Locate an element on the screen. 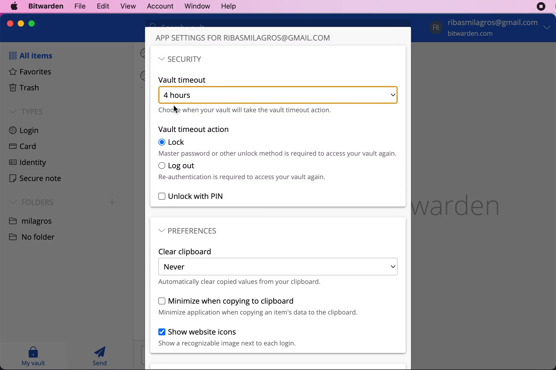 Image resolution: width=556 pixels, height=370 pixels. mac logo is located at coordinates (15, 6).